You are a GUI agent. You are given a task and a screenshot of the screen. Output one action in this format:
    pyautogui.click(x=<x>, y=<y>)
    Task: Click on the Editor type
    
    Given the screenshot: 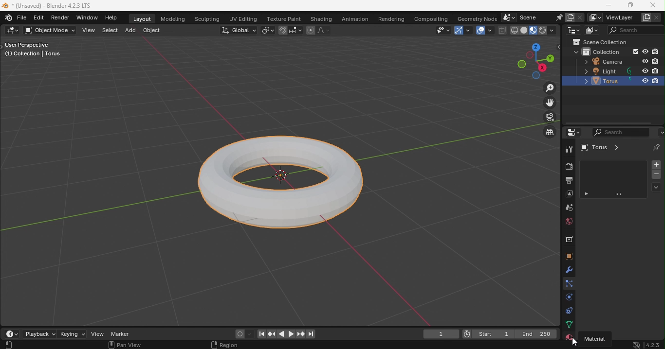 What is the action you would take?
    pyautogui.click(x=14, y=31)
    